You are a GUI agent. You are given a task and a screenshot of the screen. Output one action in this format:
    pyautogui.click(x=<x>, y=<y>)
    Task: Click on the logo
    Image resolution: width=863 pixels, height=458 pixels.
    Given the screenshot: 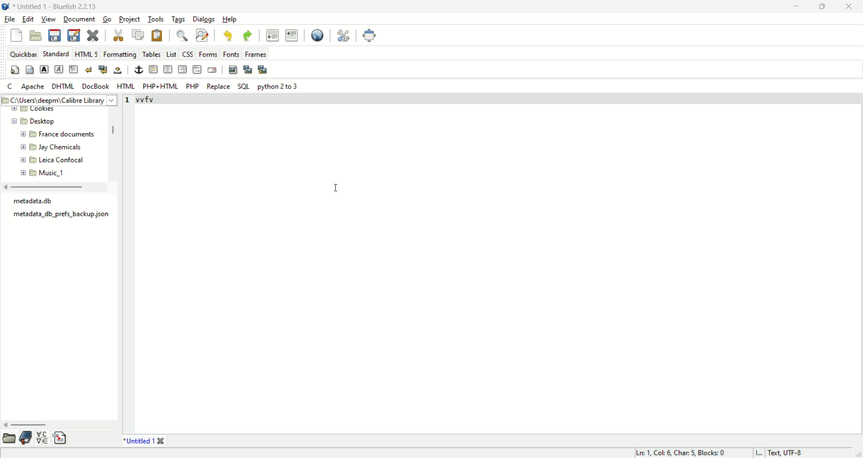 What is the action you would take?
    pyautogui.click(x=5, y=7)
    